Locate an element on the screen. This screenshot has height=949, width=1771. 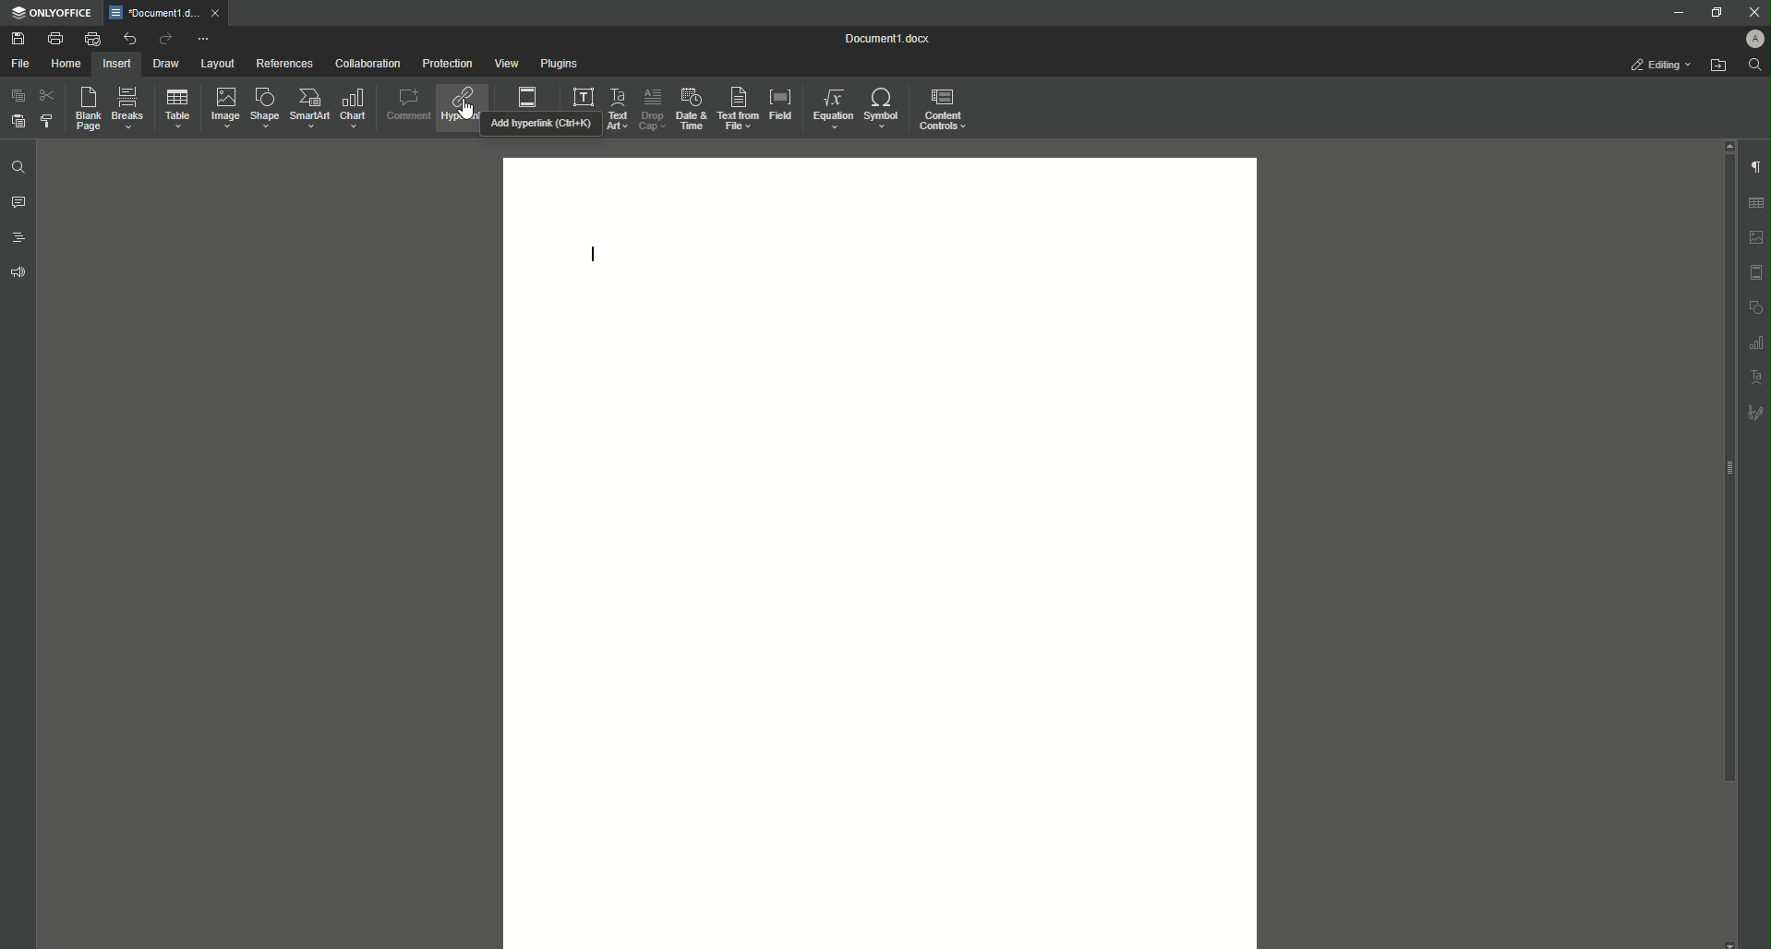
shape settings is located at coordinates (1757, 306).